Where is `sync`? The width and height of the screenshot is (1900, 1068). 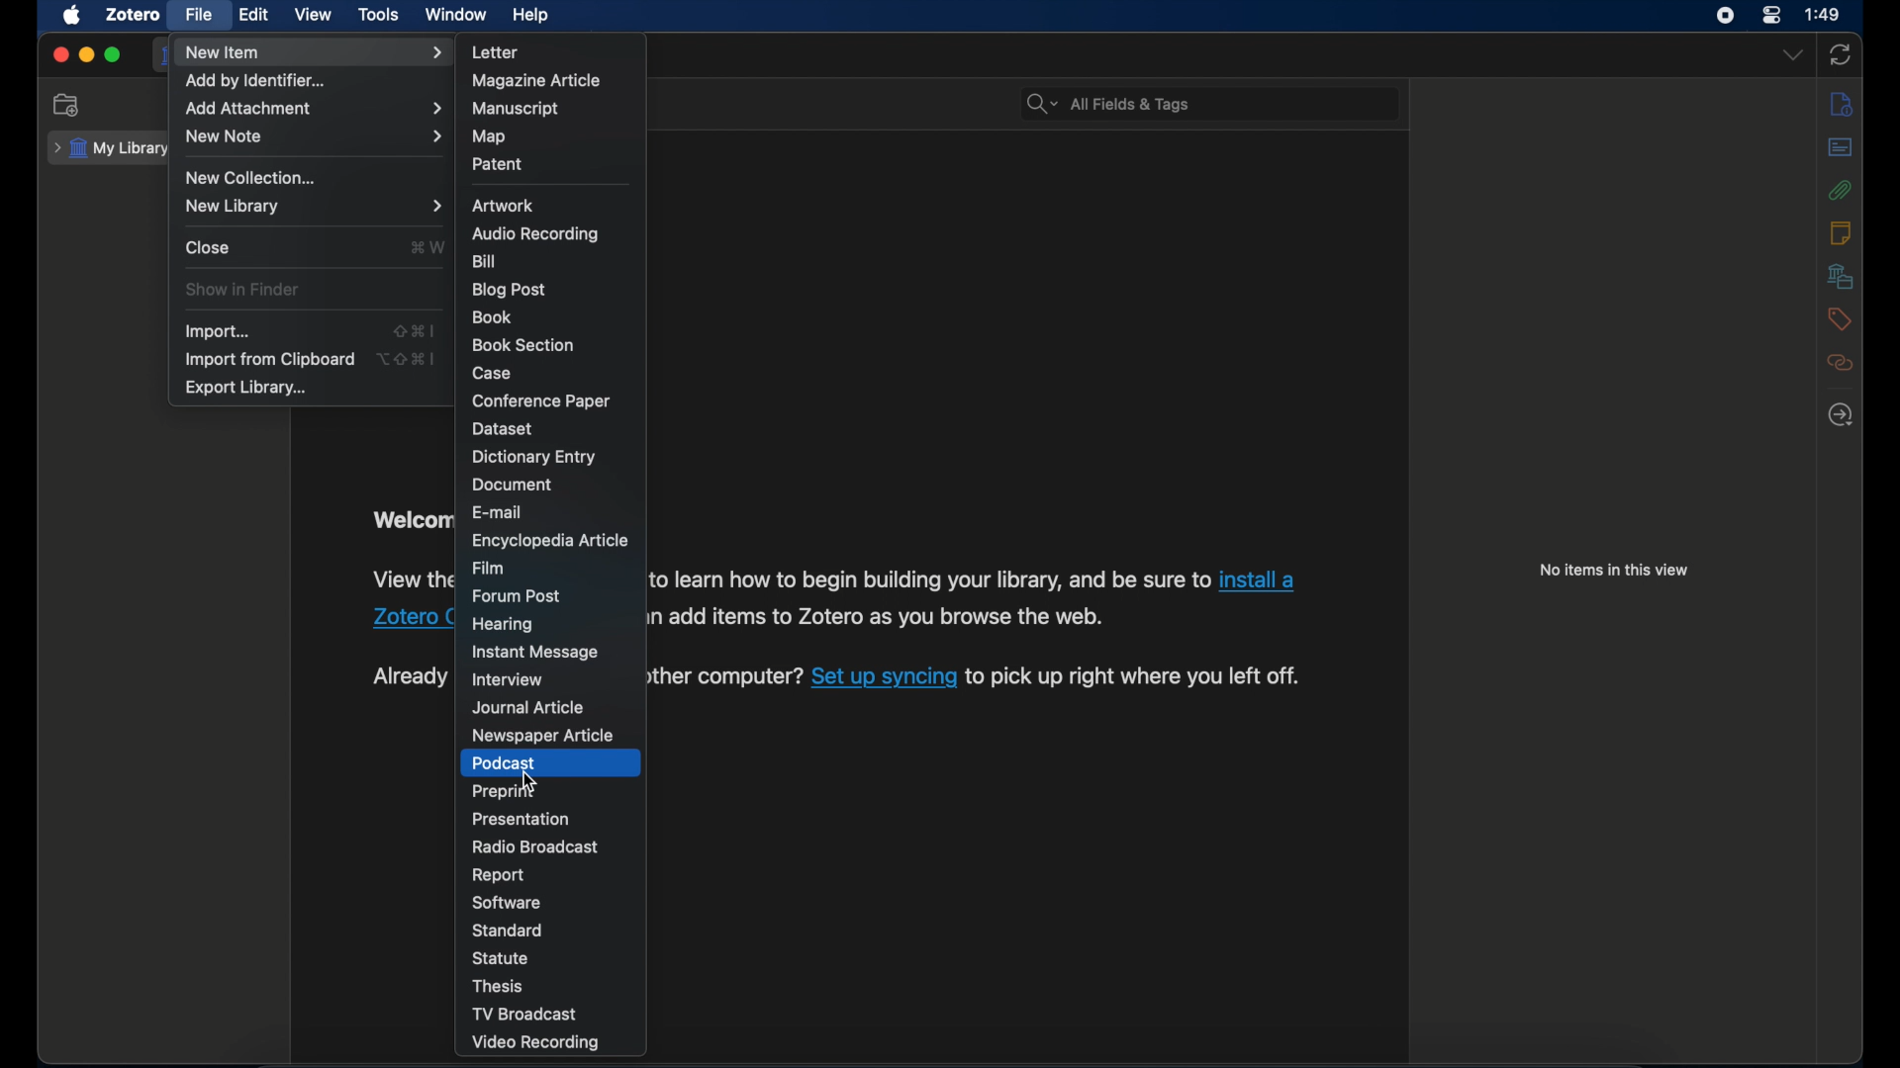 sync is located at coordinates (1841, 54).